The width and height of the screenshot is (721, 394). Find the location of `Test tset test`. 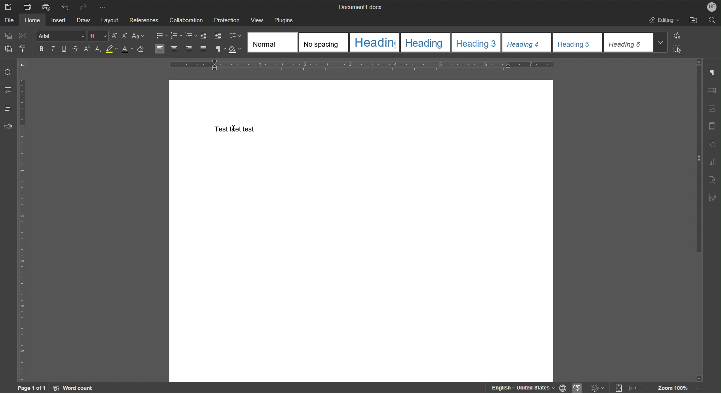

Test tset test is located at coordinates (236, 128).